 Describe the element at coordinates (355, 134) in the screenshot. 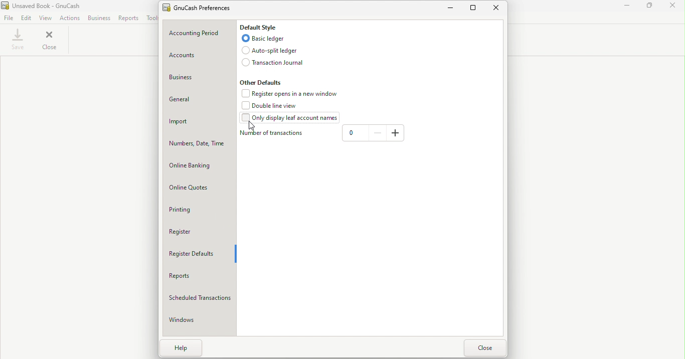

I see `Enter number` at that location.